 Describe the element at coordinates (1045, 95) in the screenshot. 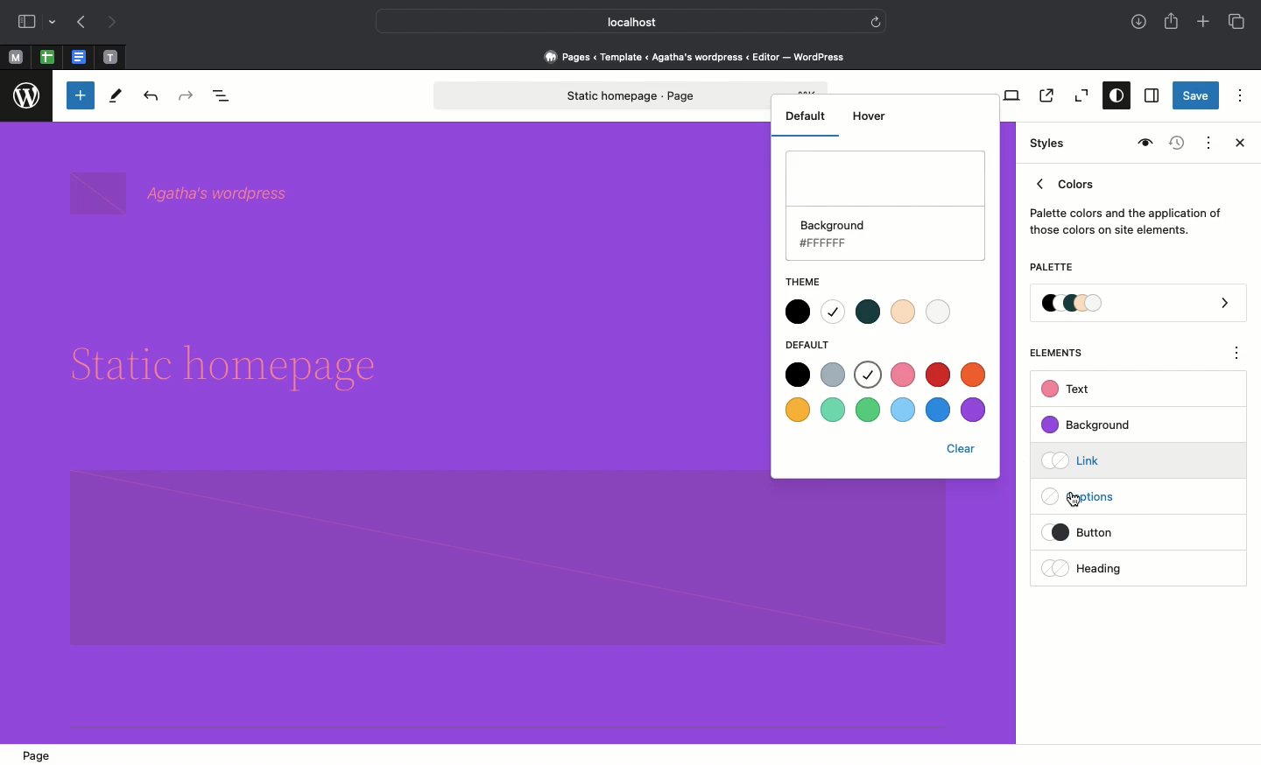

I see `View page` at that location.